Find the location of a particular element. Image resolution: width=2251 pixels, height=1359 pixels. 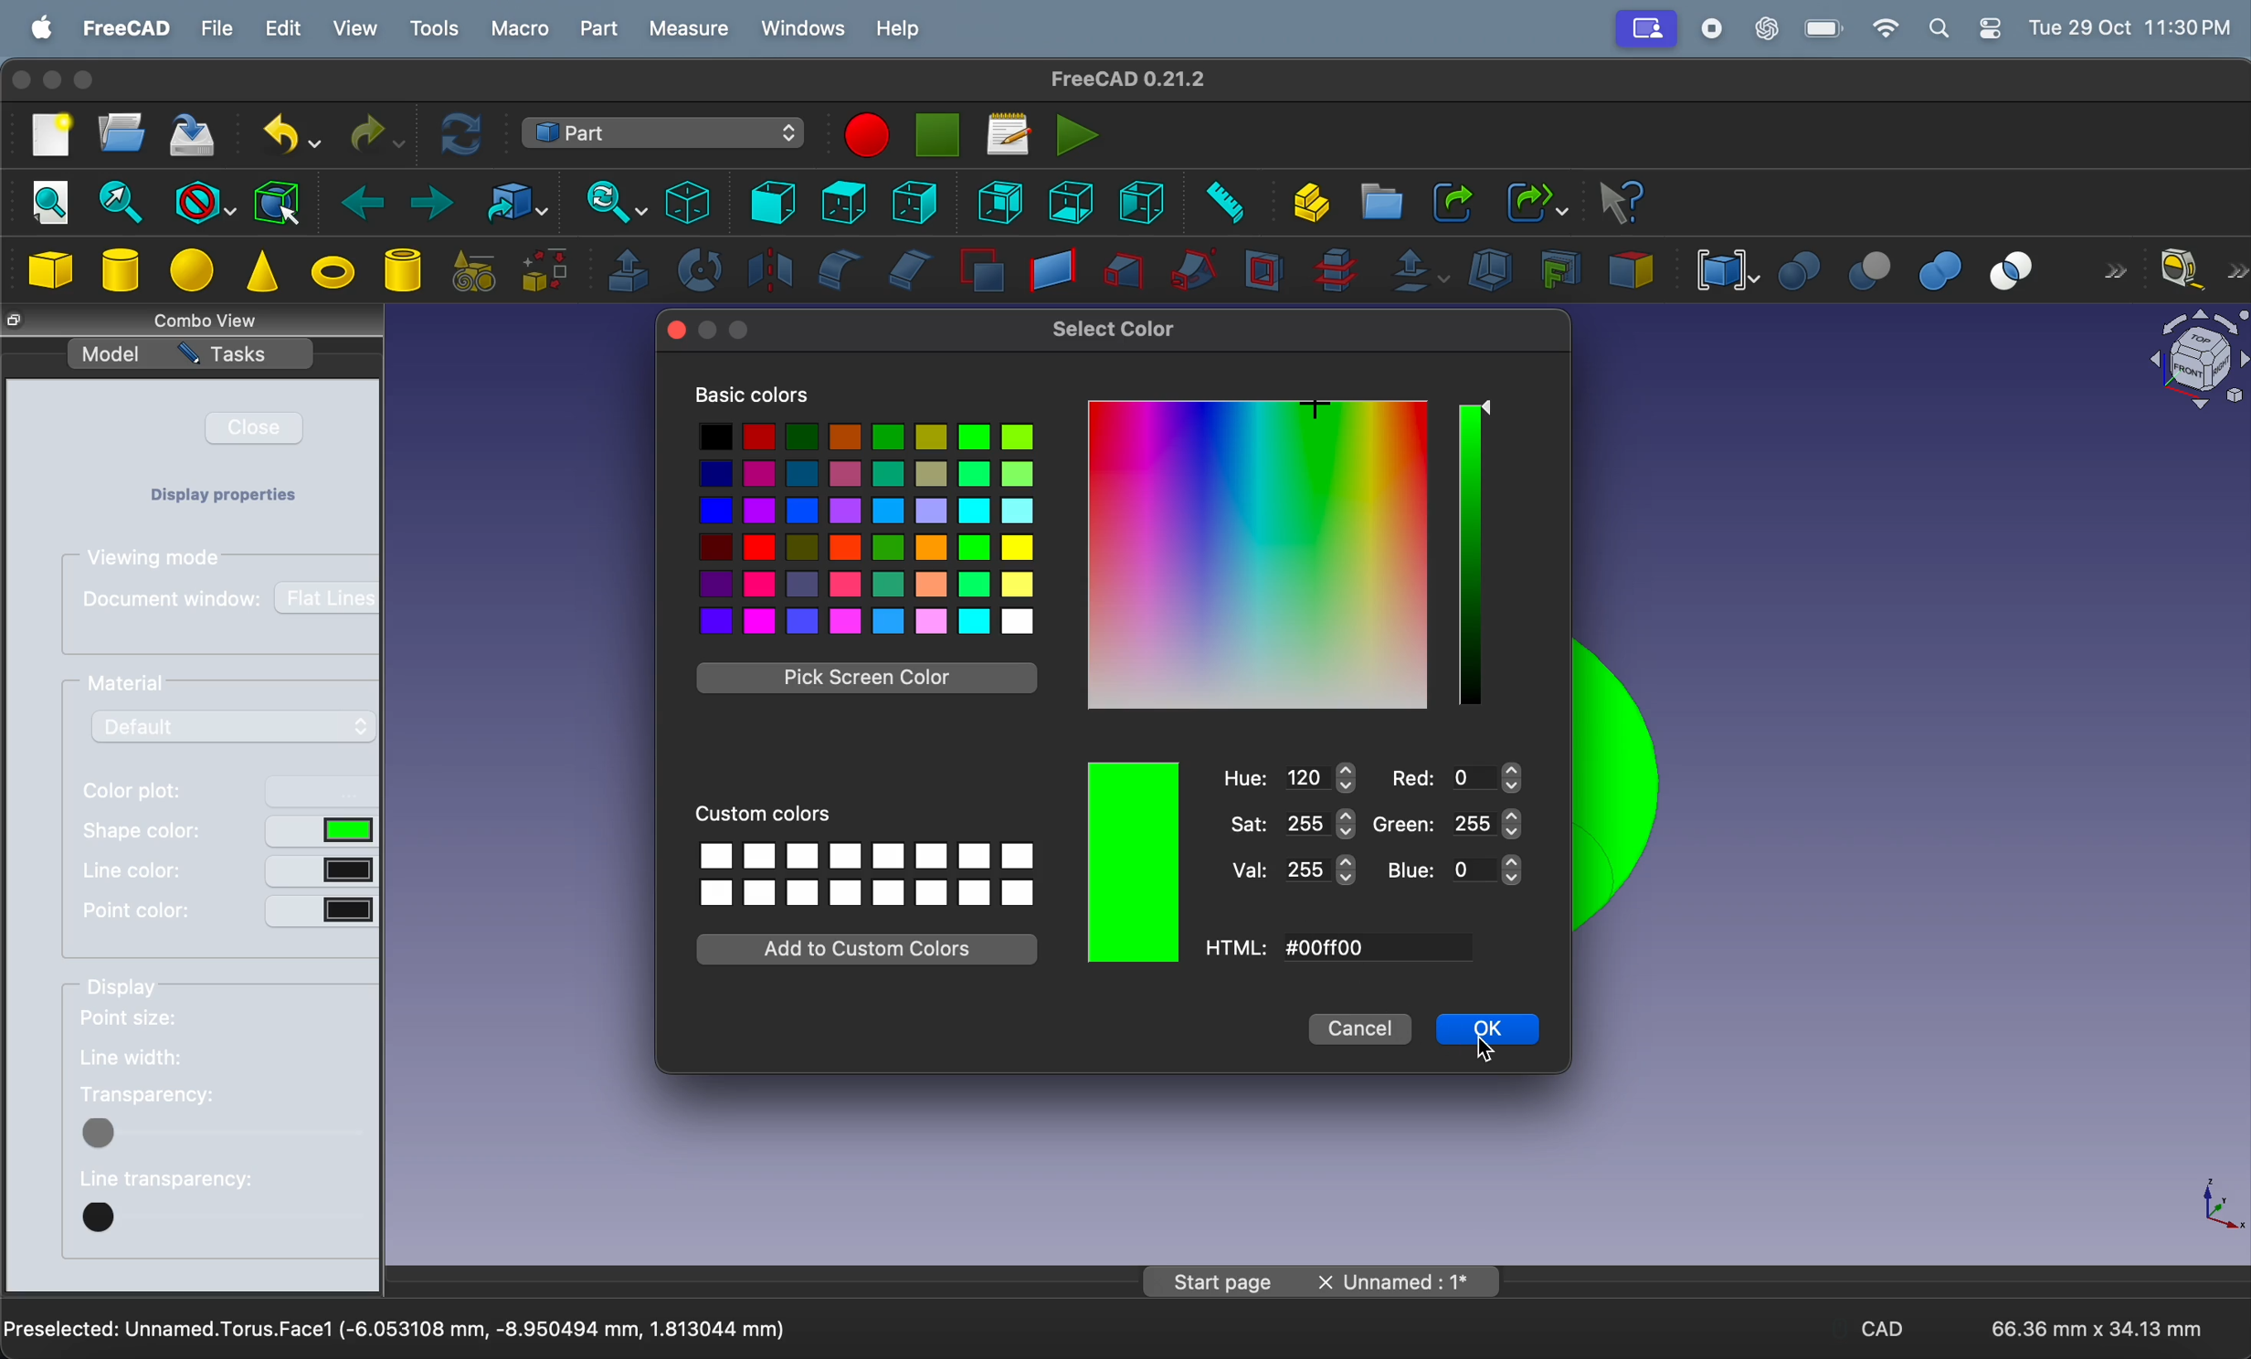

OK is located at coordinates (1495, 1030).